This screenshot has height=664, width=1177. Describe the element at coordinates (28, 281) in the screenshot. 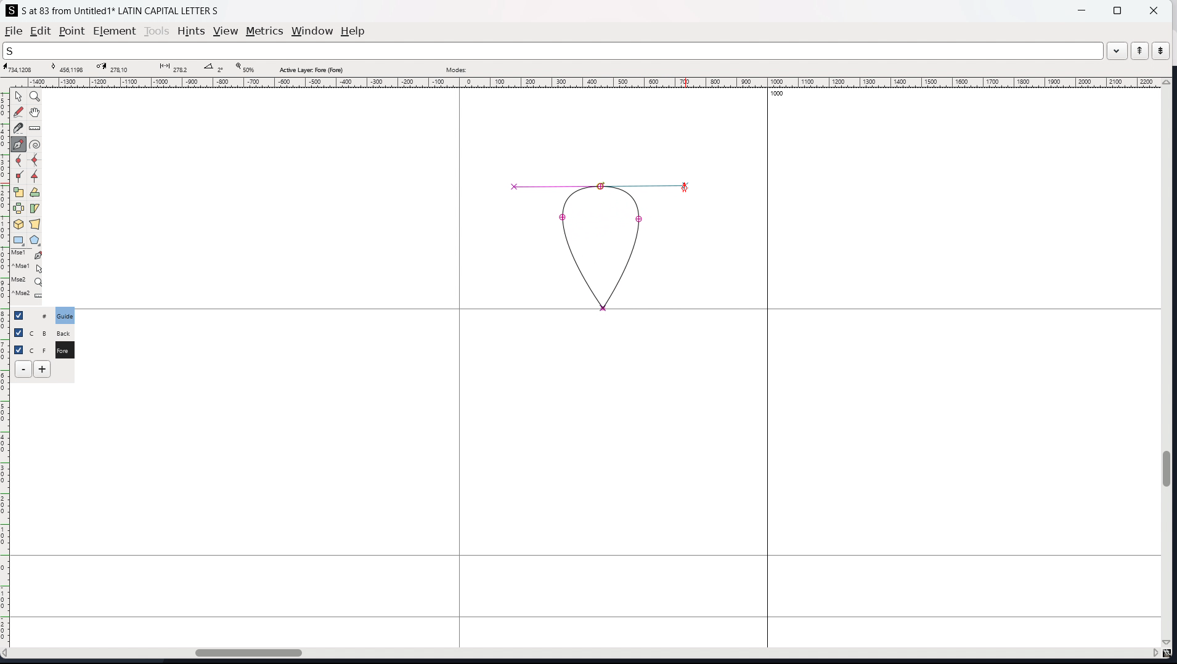

I see `Mse2` at that location.